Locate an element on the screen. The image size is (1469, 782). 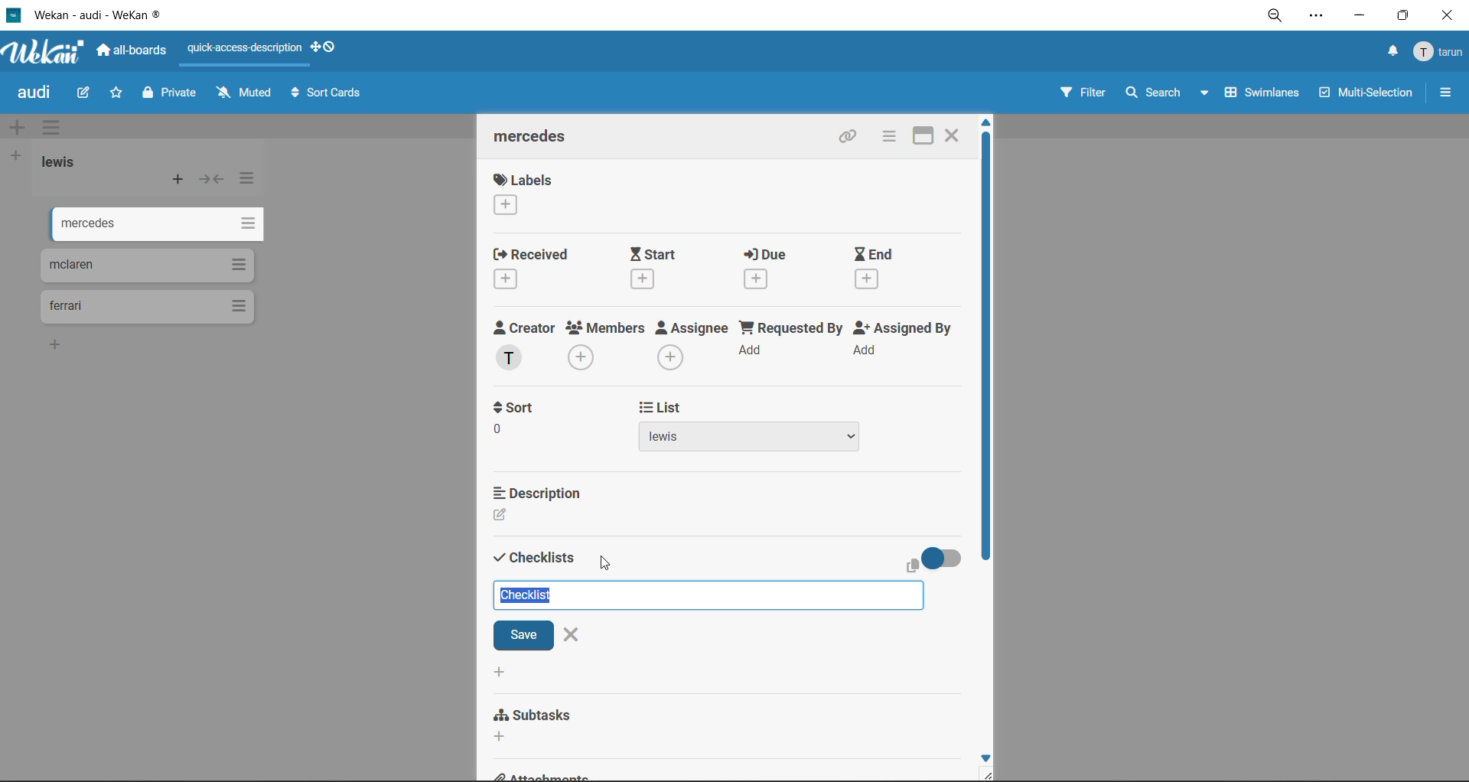
cursor is located at coordinates (605, 565).